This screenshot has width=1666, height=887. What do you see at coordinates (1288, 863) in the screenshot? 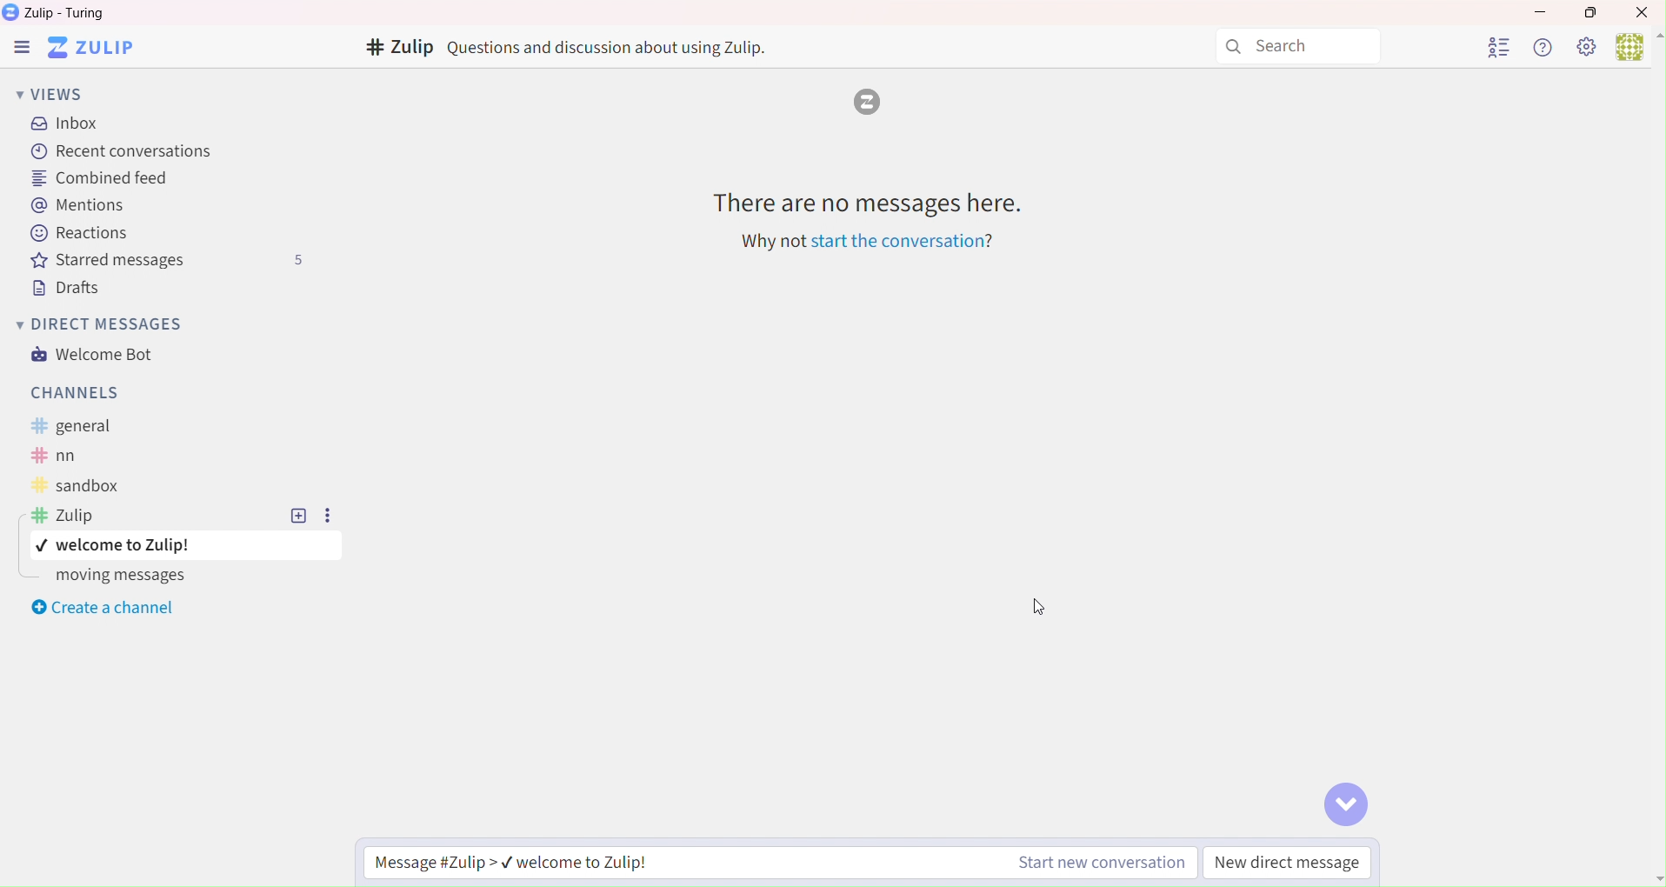
I see `New direct message` at bounding box center [1288, 863].